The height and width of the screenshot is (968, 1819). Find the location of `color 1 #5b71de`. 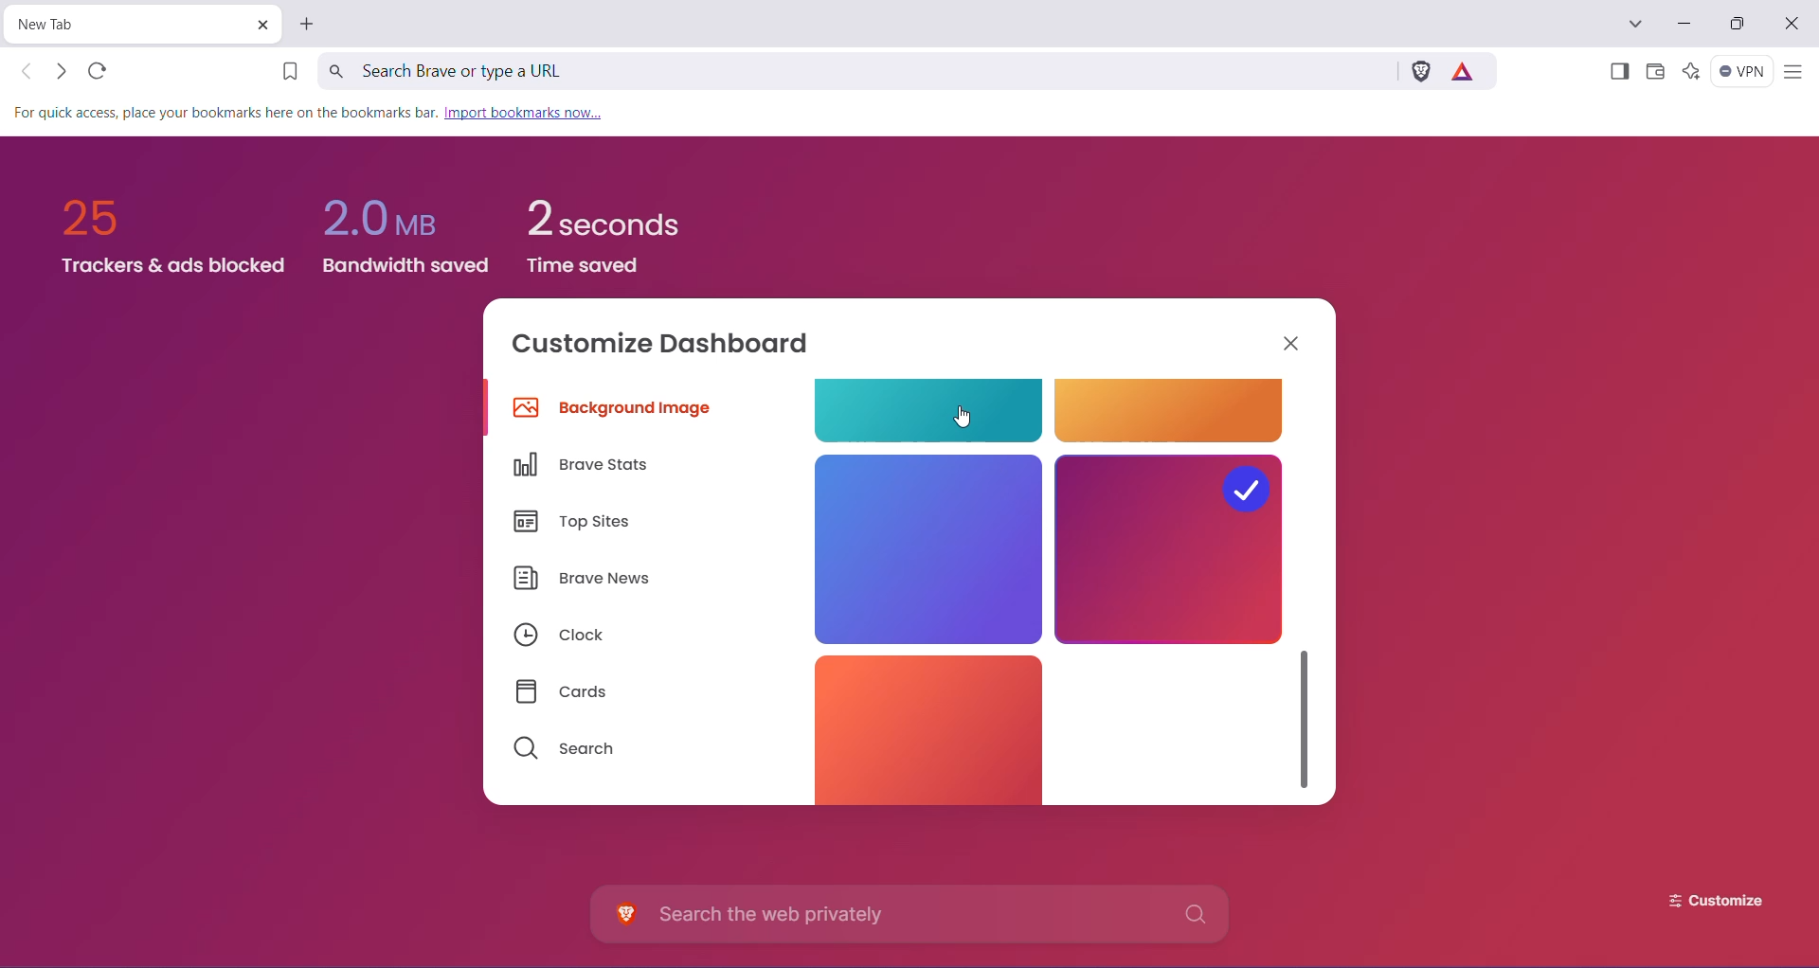

color 1 #5b71de is located at coordinates (926, 547).